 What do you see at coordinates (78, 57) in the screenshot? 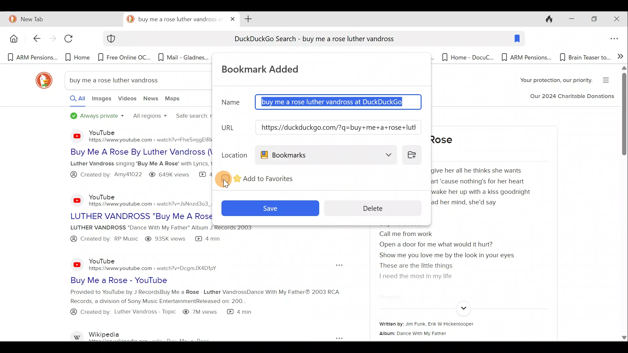
I see `Bookmark 2` at bounding box center [78, 57].